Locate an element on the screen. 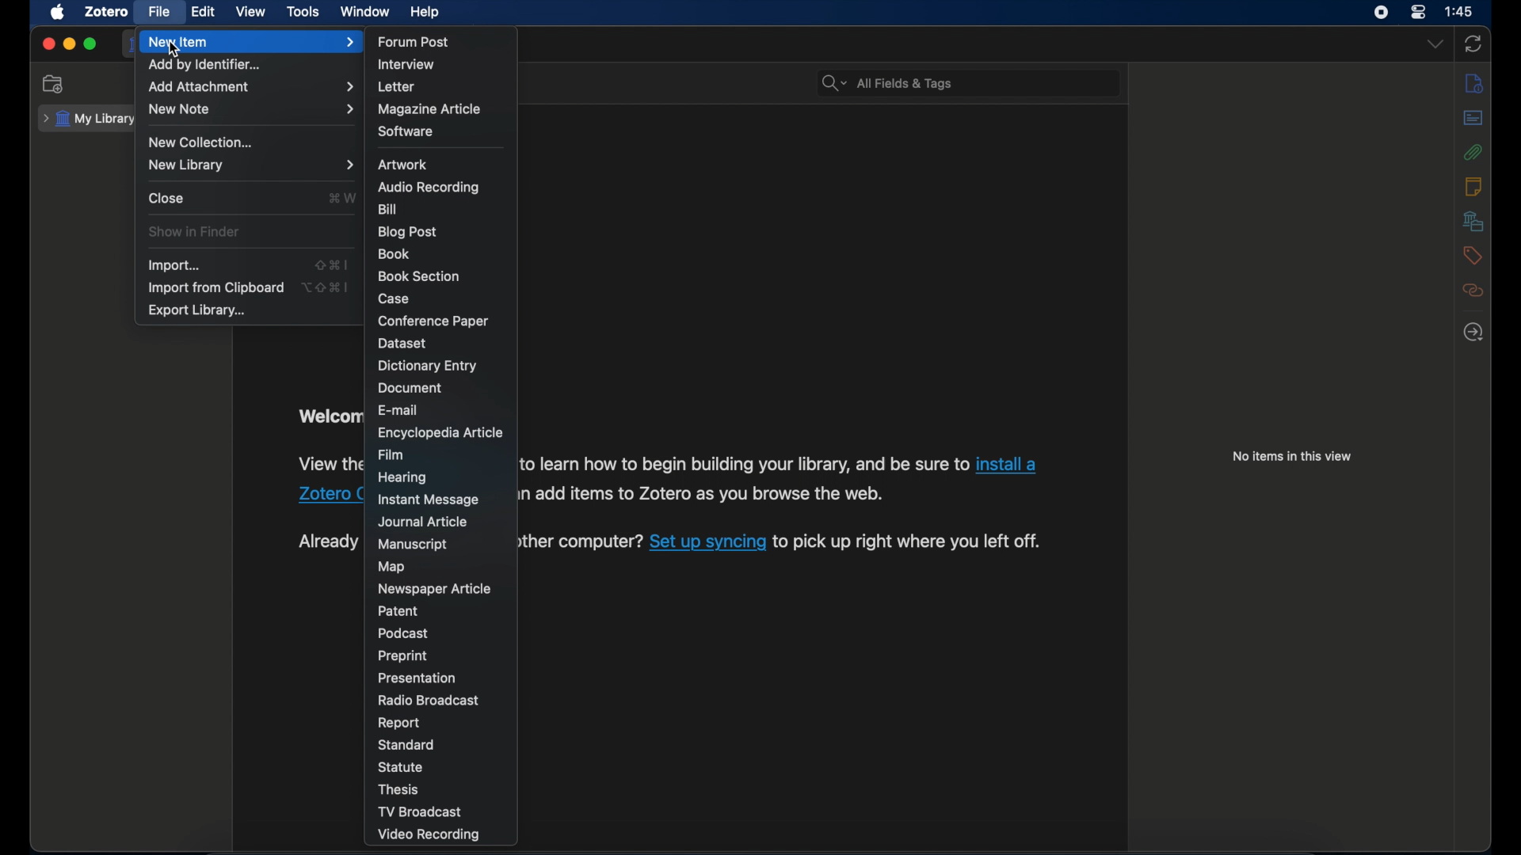 Image resolution: width=1521 pixels, height=855 pixels. tv broadcast is located at coordinates (419, 811).